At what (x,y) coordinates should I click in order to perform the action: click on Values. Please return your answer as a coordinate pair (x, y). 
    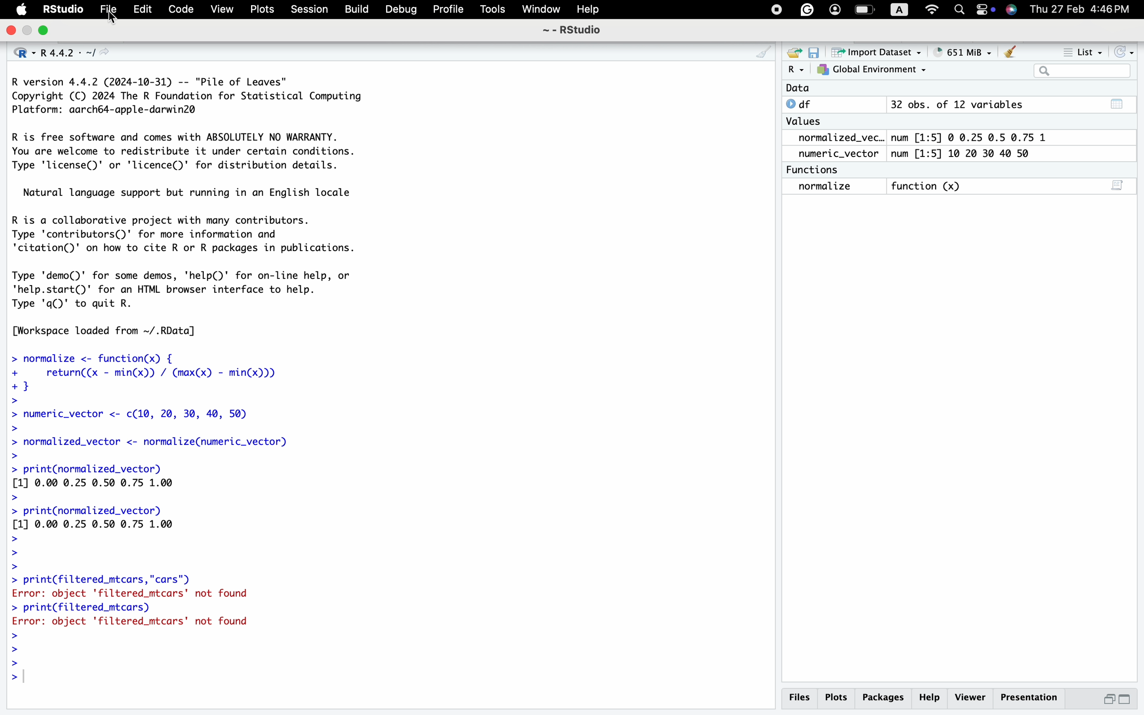
    Looking at the image, I should click on (809, 121).